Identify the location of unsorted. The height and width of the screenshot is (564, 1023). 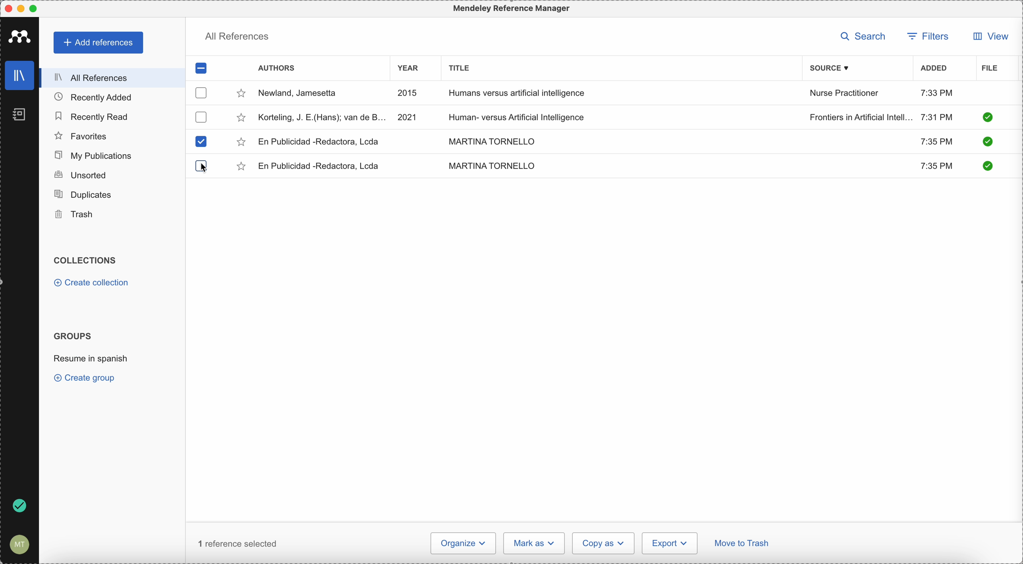
(80, 175).